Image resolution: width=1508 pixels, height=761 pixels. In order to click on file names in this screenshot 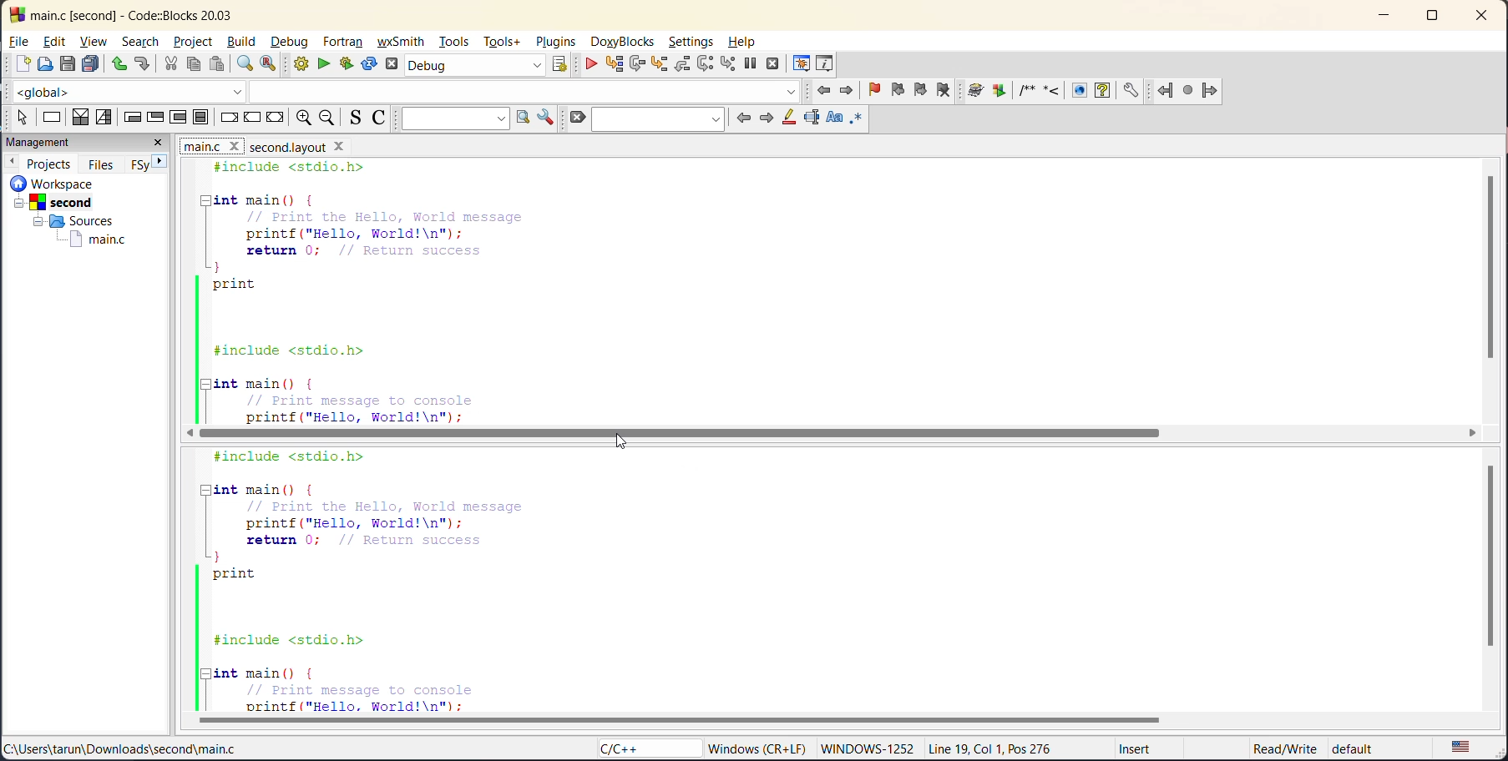, I will do `click(210, 146)`.